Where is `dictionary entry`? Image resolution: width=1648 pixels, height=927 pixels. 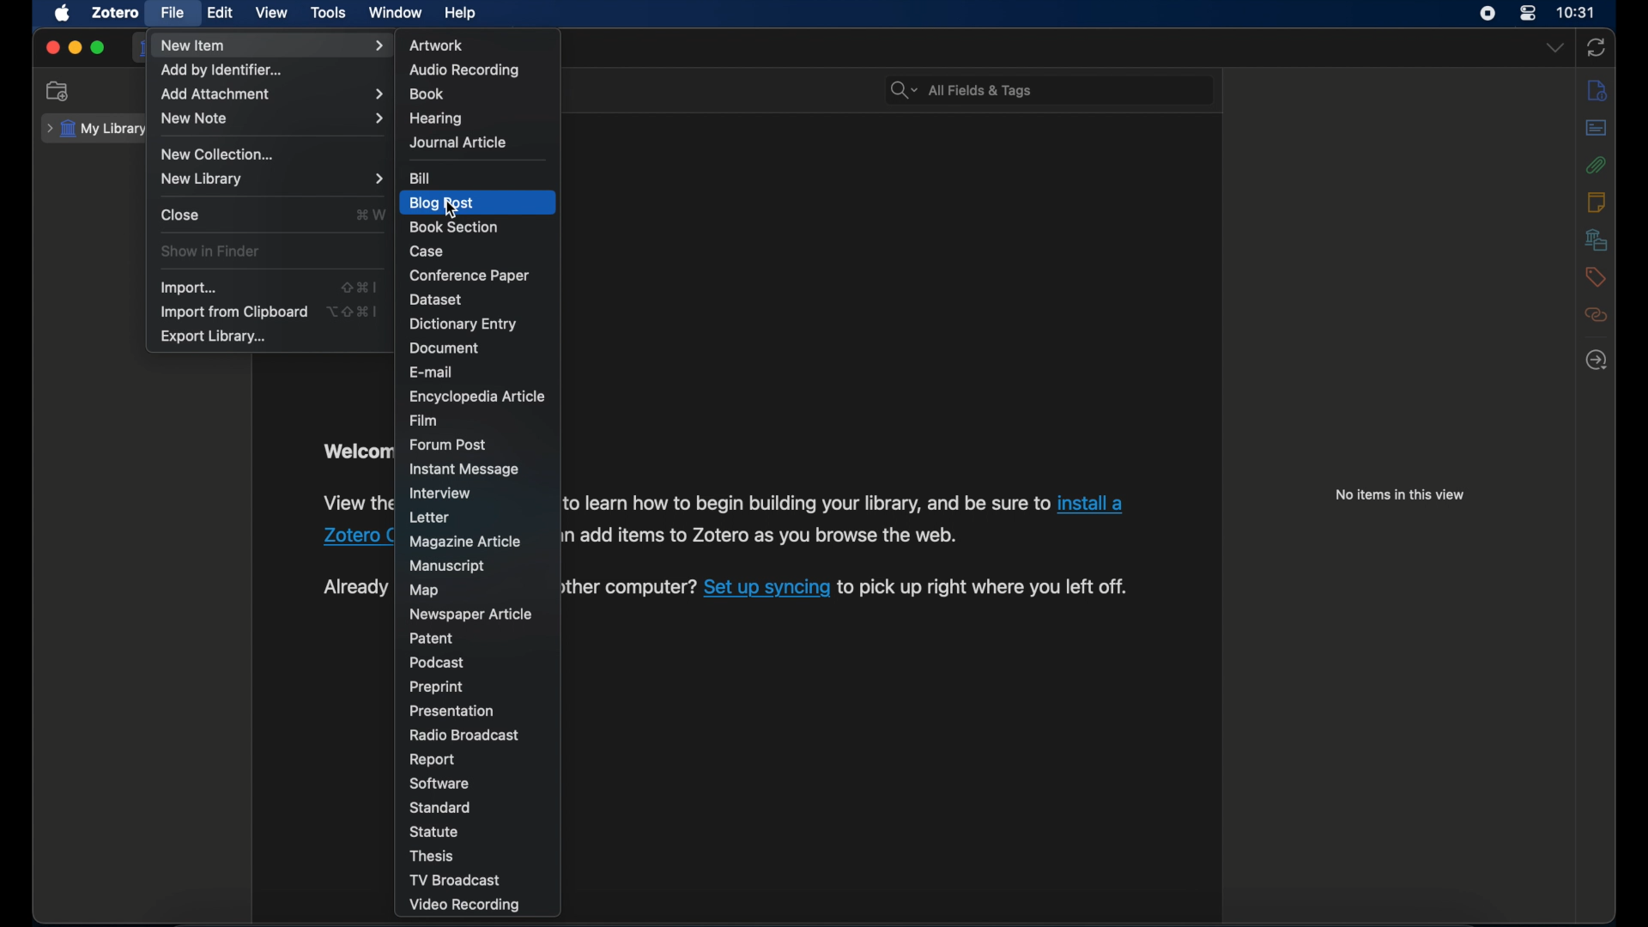 dictionary entry is located at coordinates (463, 324).